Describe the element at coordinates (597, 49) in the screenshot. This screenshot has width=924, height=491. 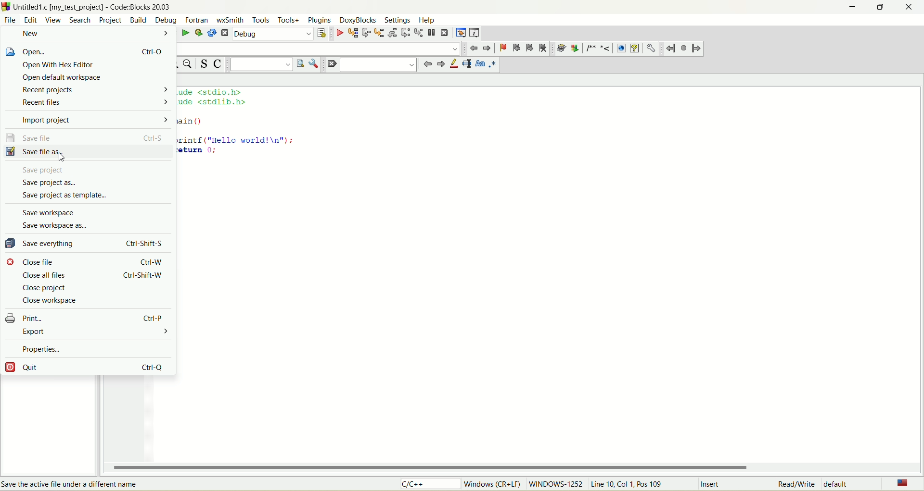
I see `comment` at that location.